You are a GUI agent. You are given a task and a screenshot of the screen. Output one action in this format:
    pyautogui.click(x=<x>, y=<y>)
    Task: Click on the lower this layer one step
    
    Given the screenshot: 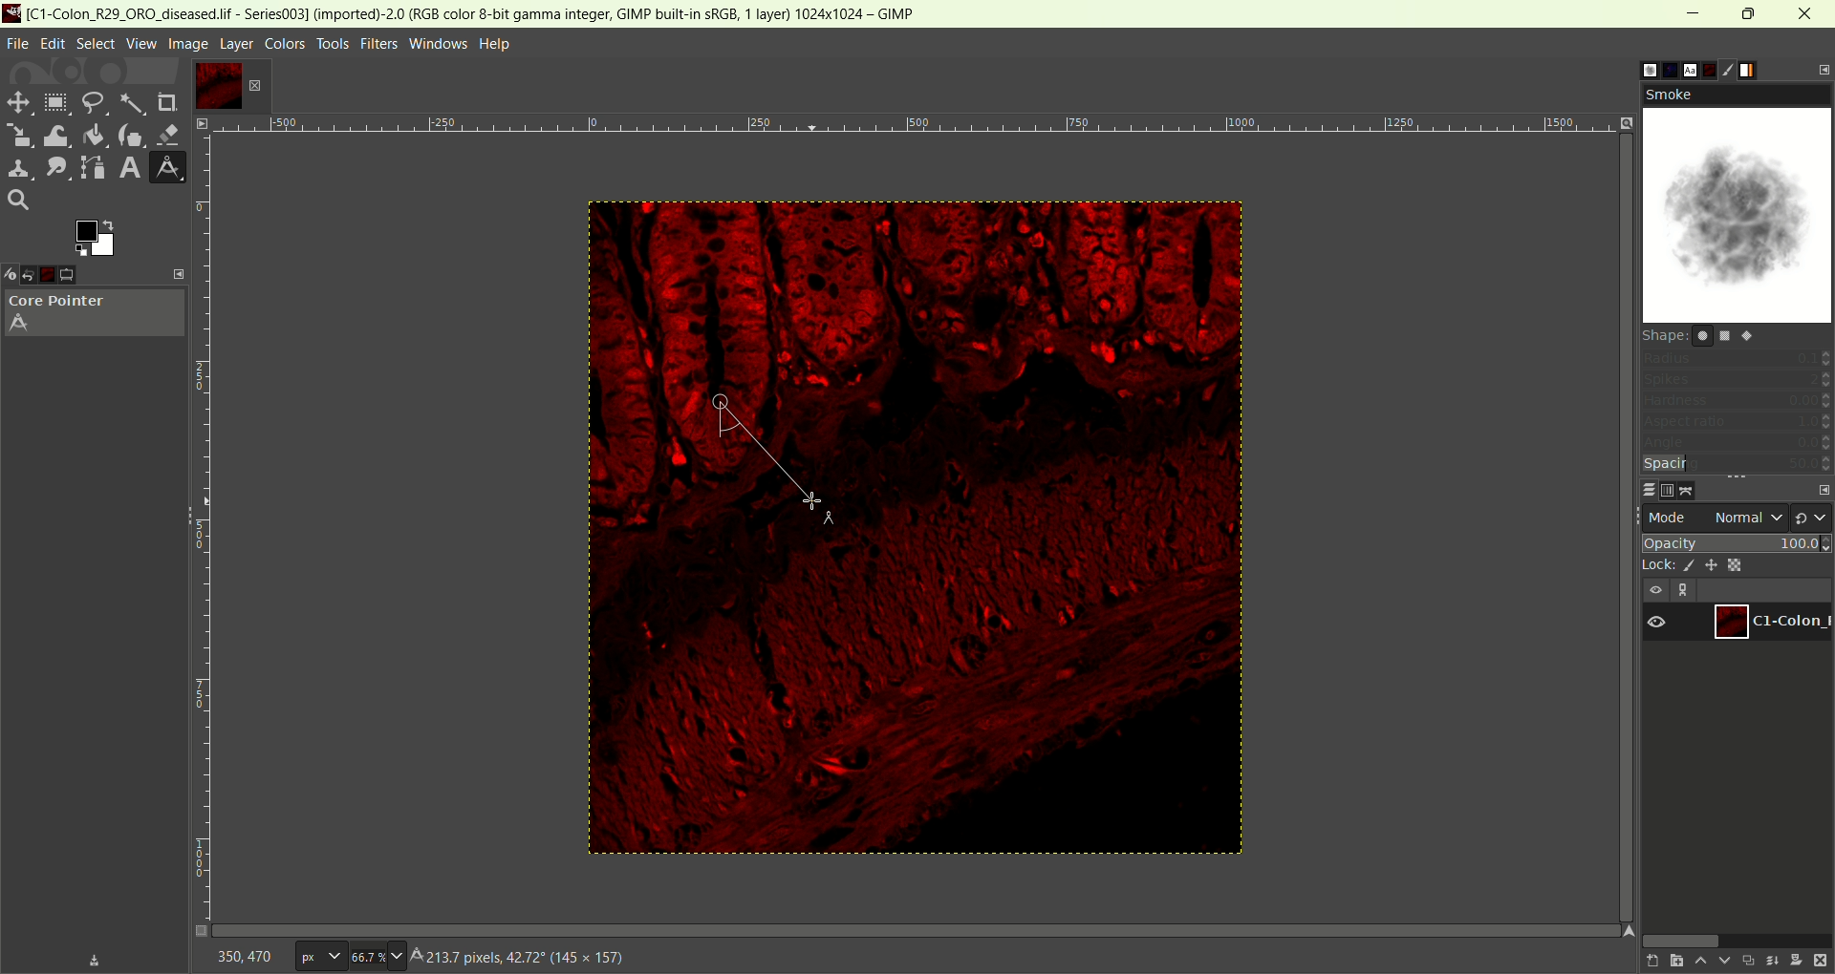 What is the action you would take?
    pyautogui.click(x=1724, y=962)
    